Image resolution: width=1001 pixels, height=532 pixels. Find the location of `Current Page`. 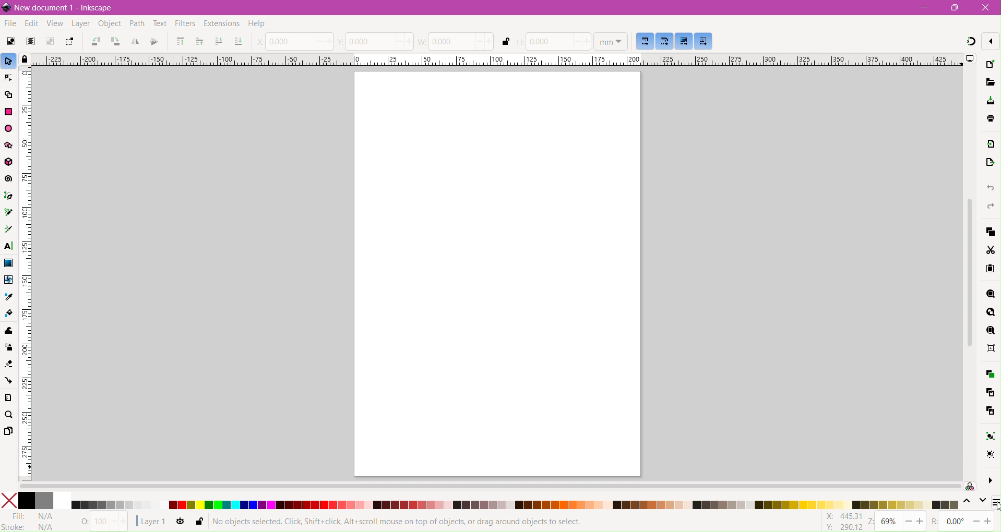

Current Page is located at coordinates (495, 275).